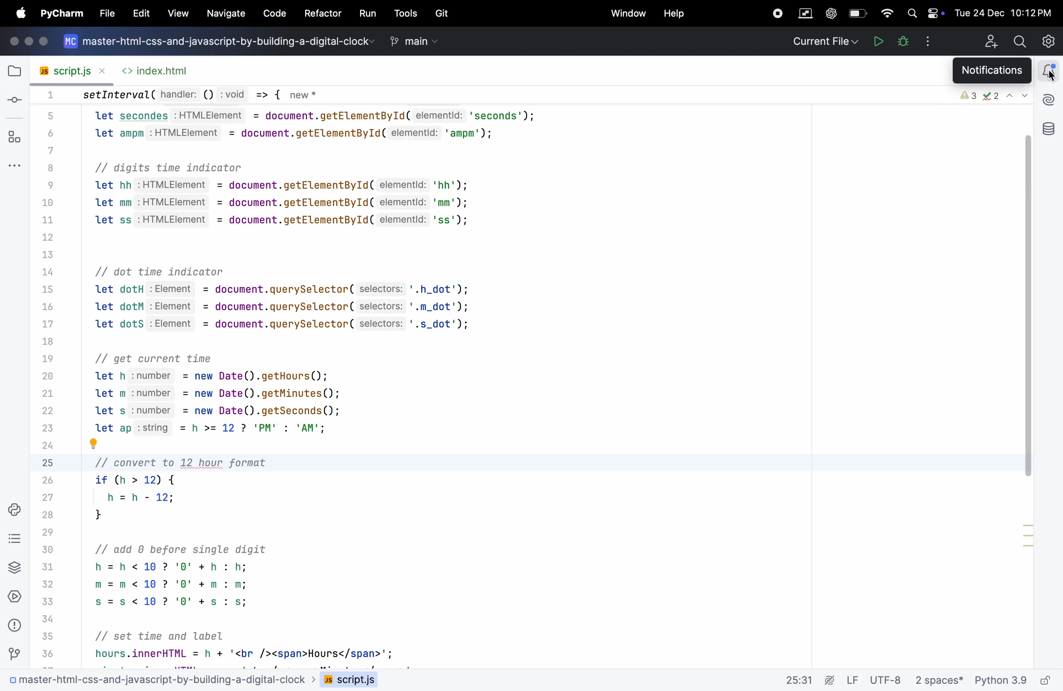 This screenshot has height=691, width=1063. I want to click on ai assitant, so click(1050, 99).